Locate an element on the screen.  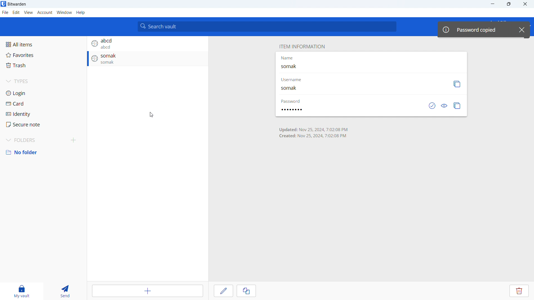
title is located at coordinates (17, 4).